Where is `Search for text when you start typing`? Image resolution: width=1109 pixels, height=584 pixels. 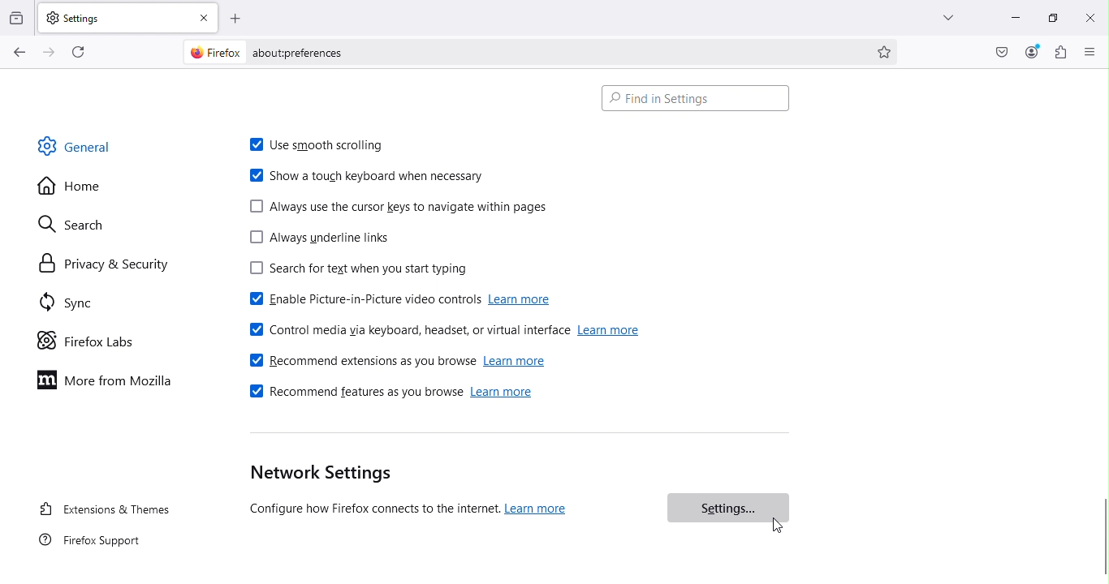
Search for text when you start typing is located at coordinates (365, 269).